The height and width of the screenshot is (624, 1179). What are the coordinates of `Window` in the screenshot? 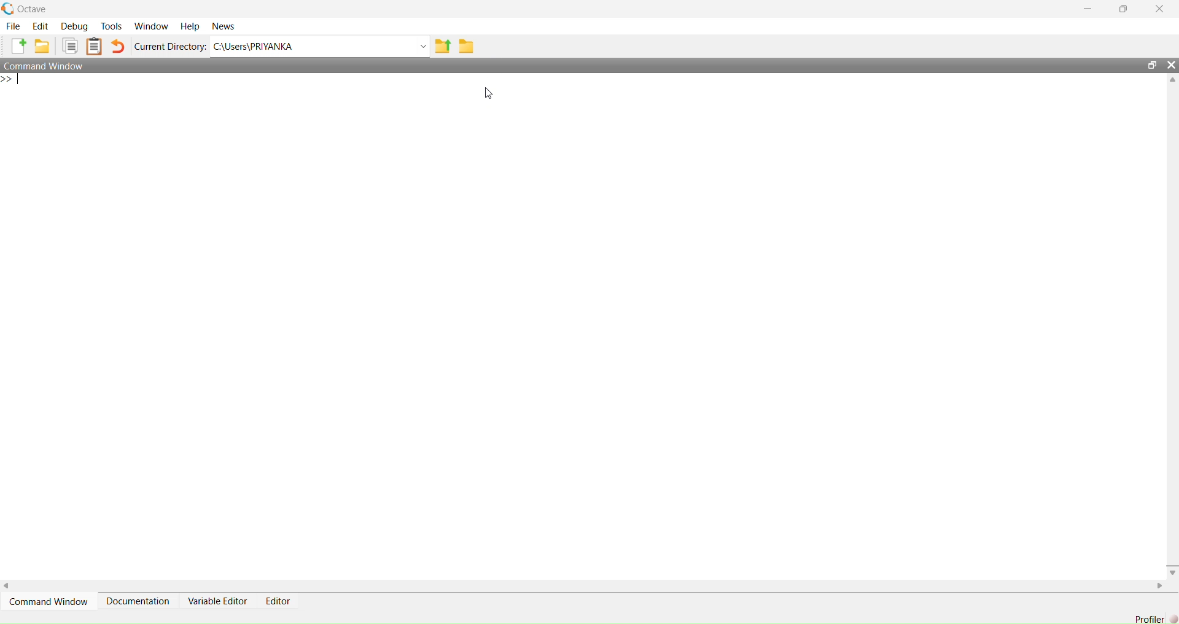 It's located at (151, 27).